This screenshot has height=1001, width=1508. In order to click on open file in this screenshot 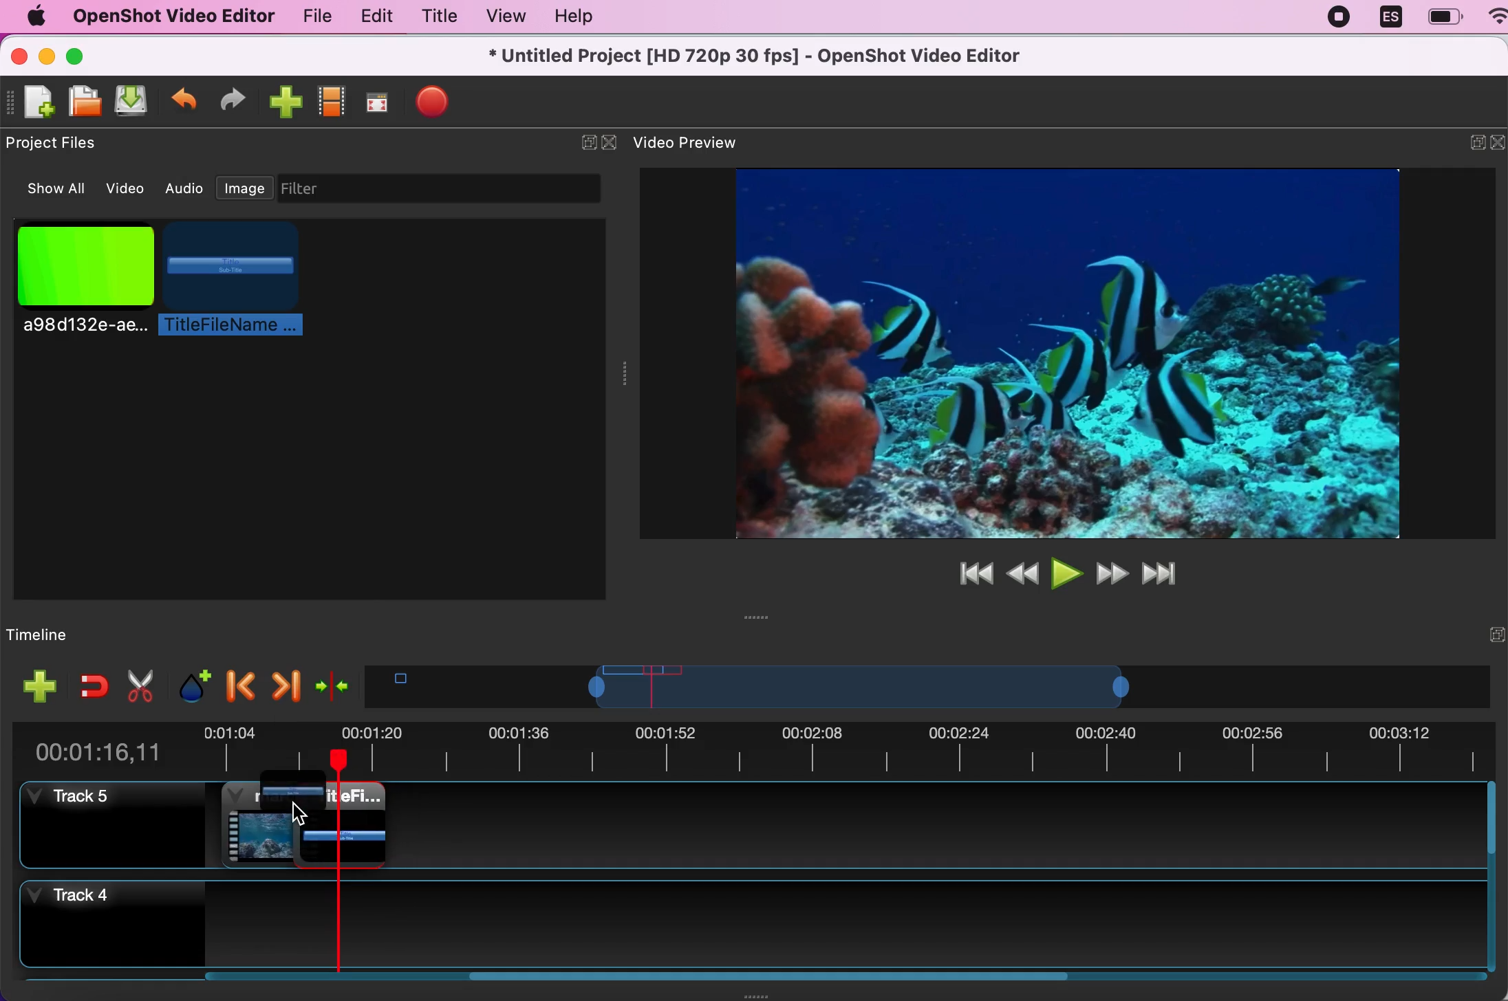, I will do `click(86, 102)`.